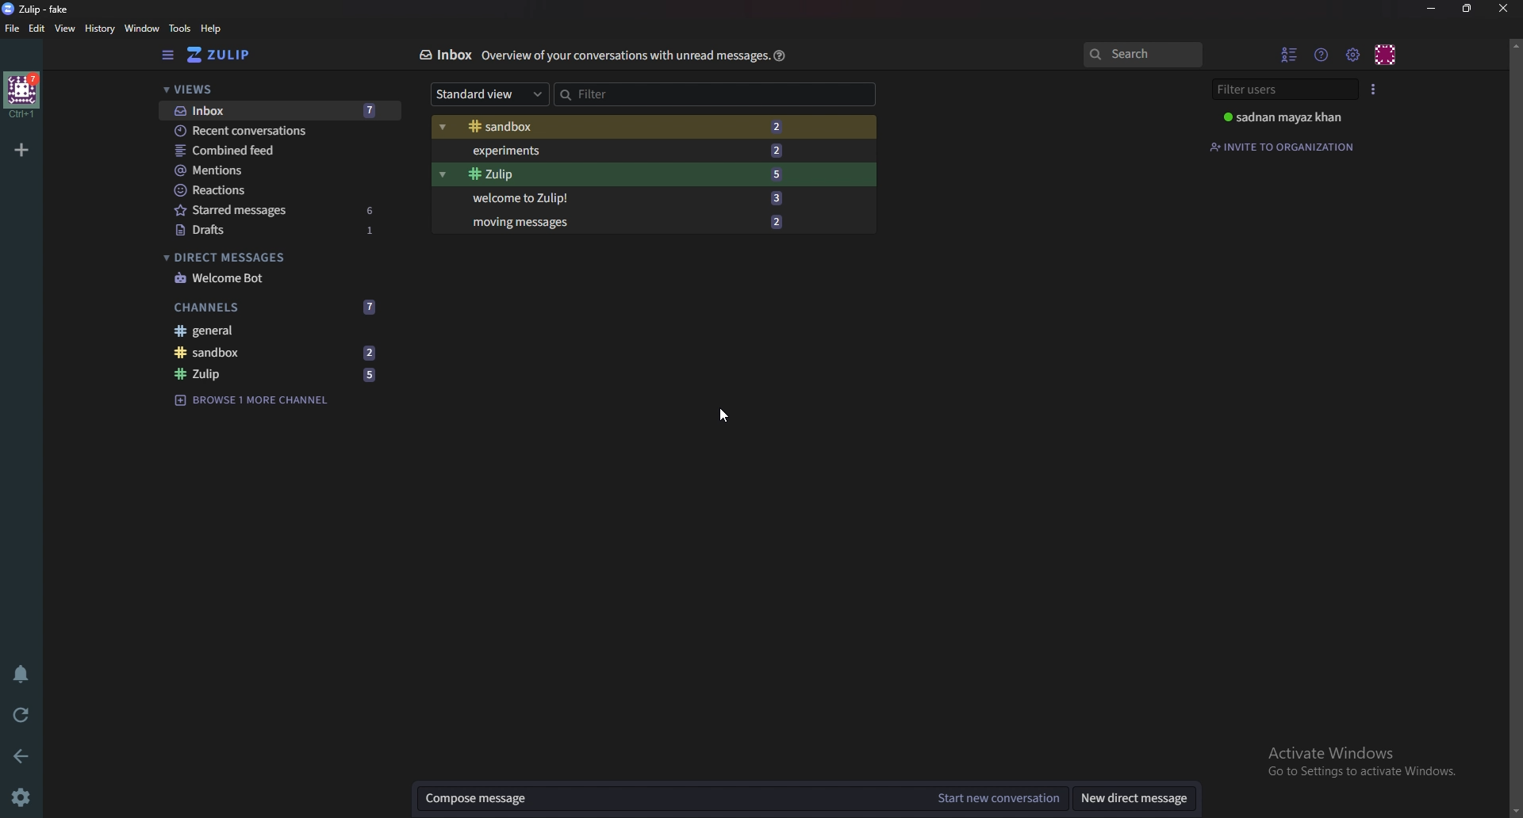 The width and height of the screenshot is (1523, 818). I want to click on New direct message, so click(1134, 797).